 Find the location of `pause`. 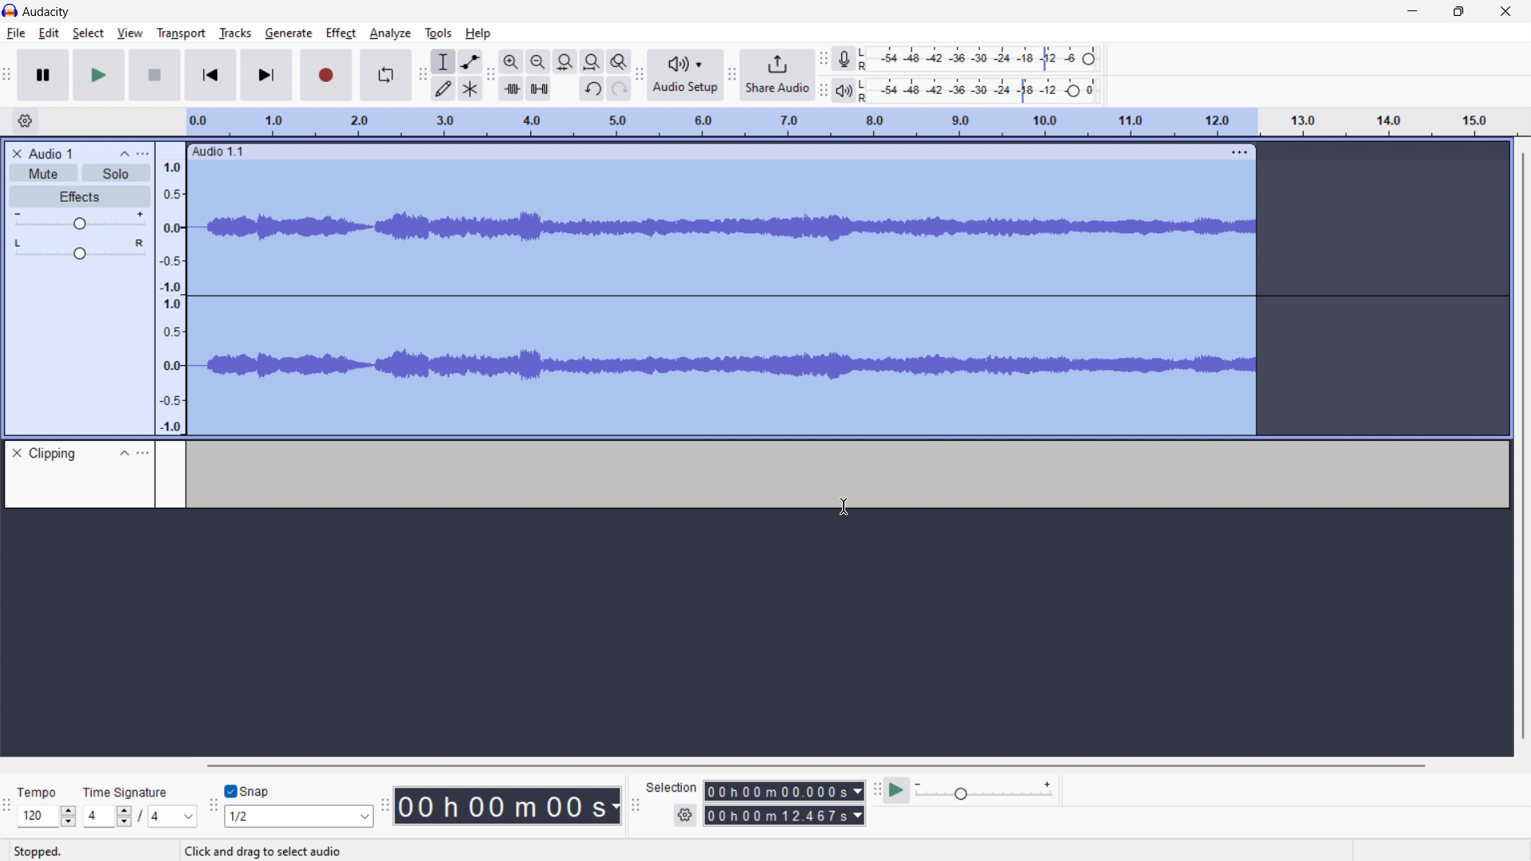

pause is located at coordinates (44, 75).